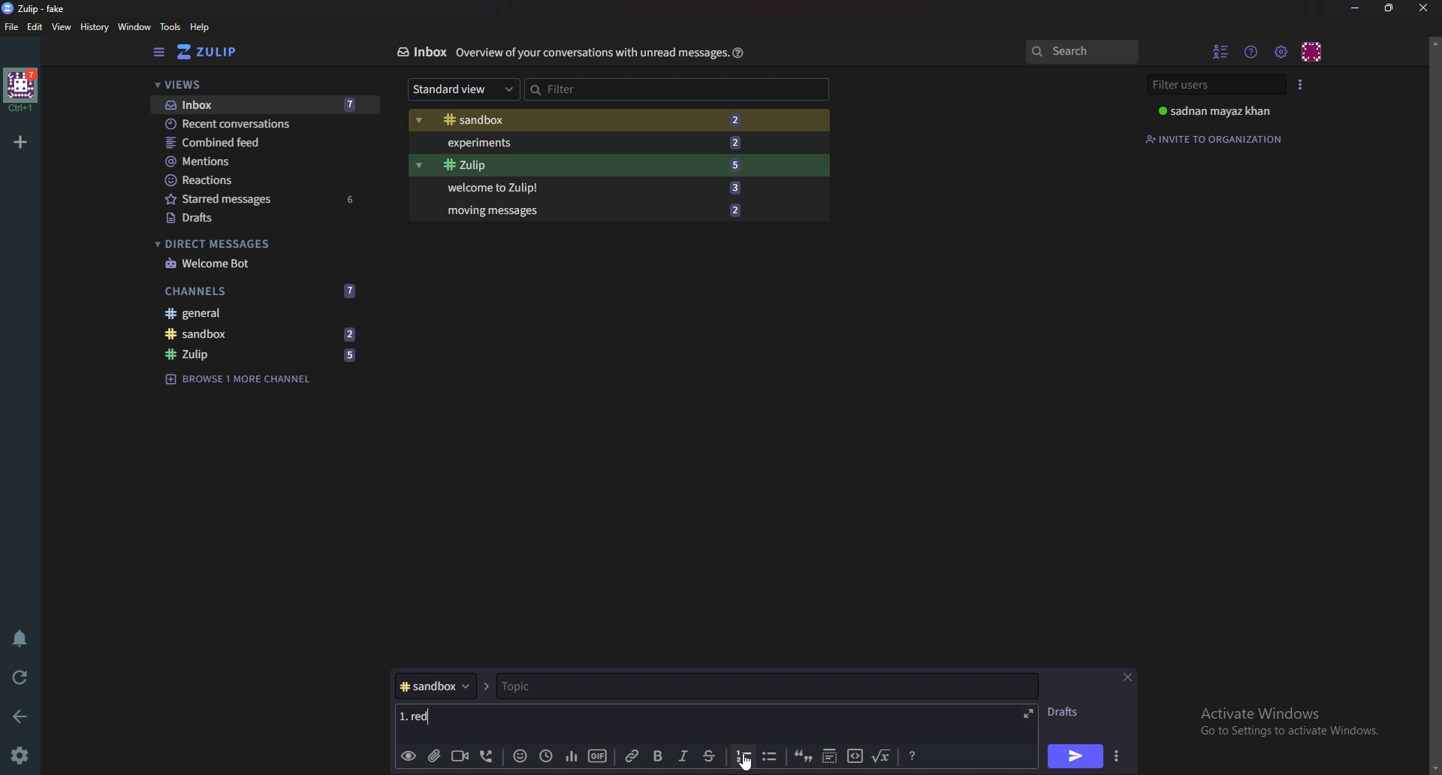 Image resolution: width=1442 pixels, height=775 pixels. What do you see at coordinates (218, 52) in the screenshot?
I see `Home view` at bounding box center [218, 52].